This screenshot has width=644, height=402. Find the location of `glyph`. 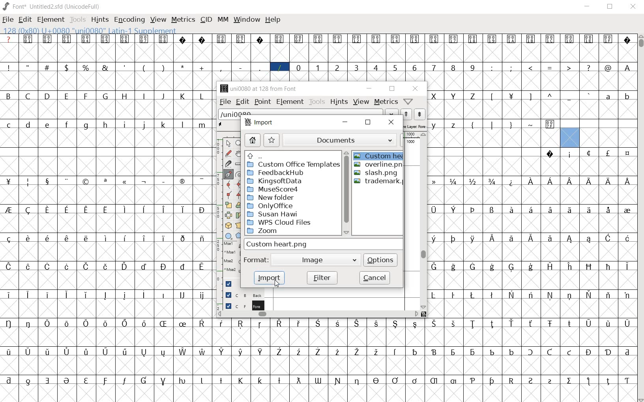

glyph is located at coordinates (144, 96).